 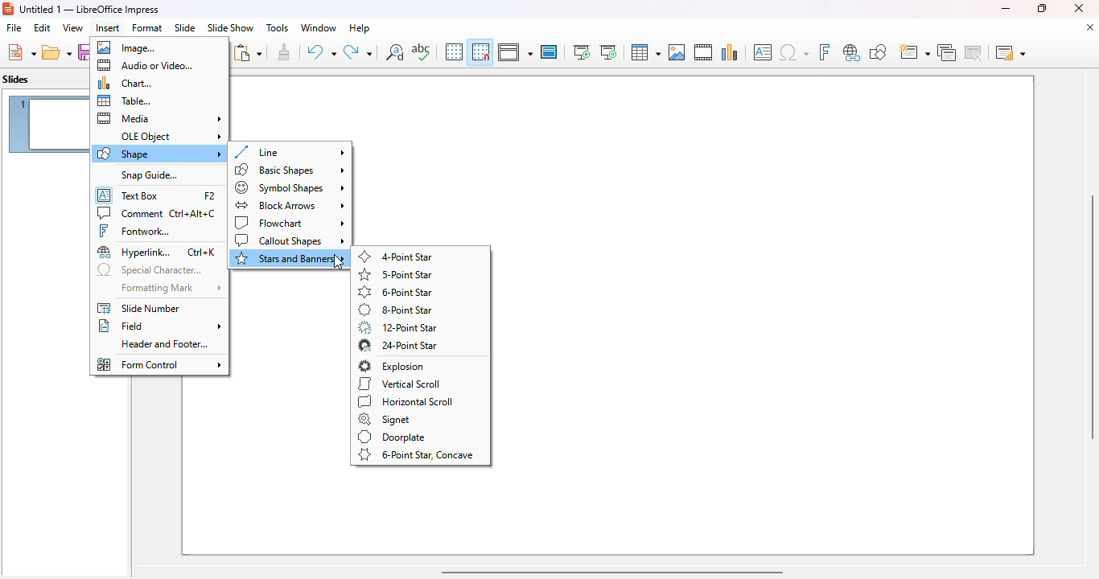 I want to click on insert, so click(x=108, y=28).